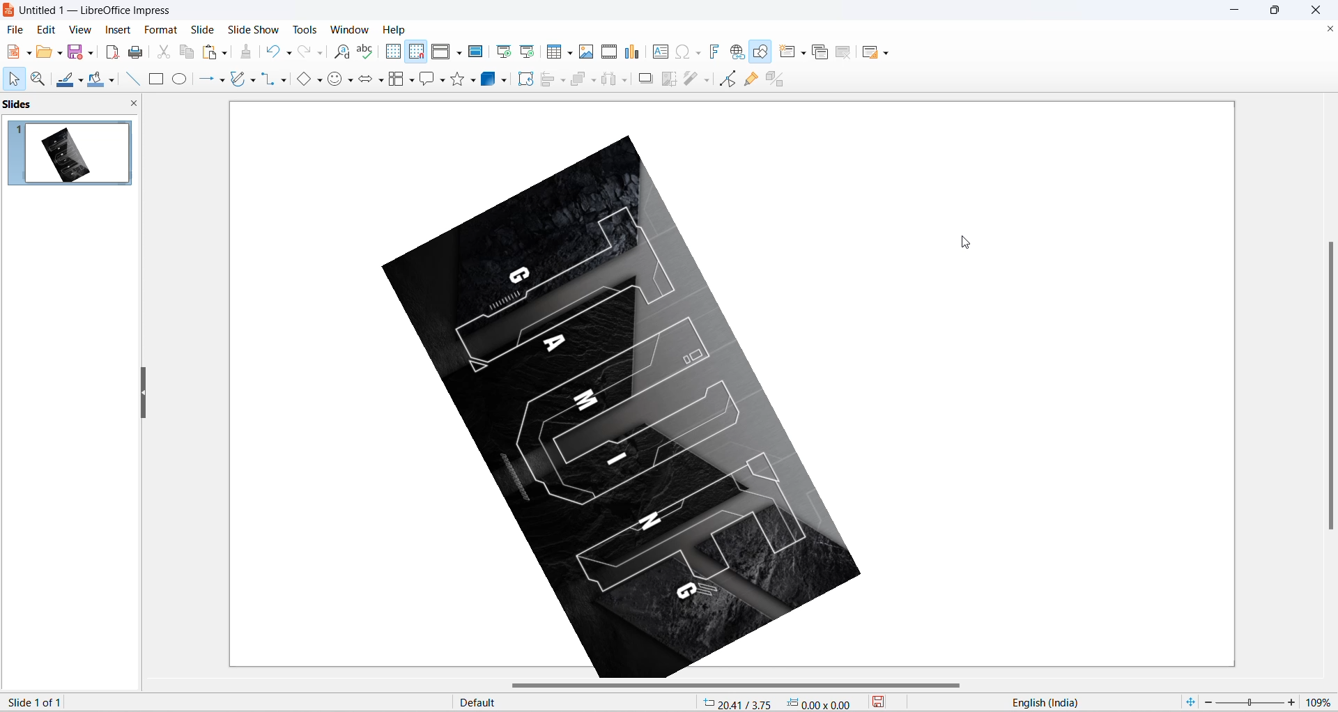 The width and height of the screenshot is (1338, 712). Describe the element at coordinates (397, 80) in the screenshot. I see `flowchart` at that location.